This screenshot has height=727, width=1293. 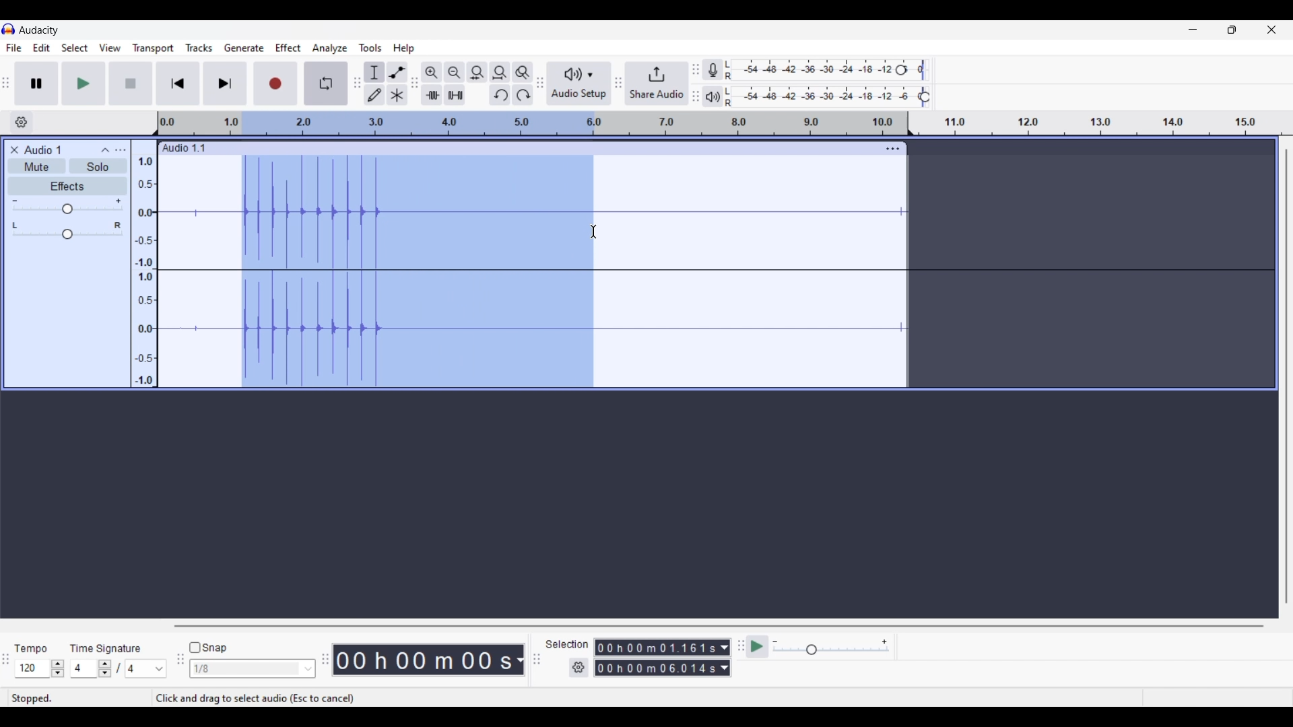 What do you see at coordinates (30, 648) in the screenshot?
I see `Tempo` at bounding box center [30, 648].